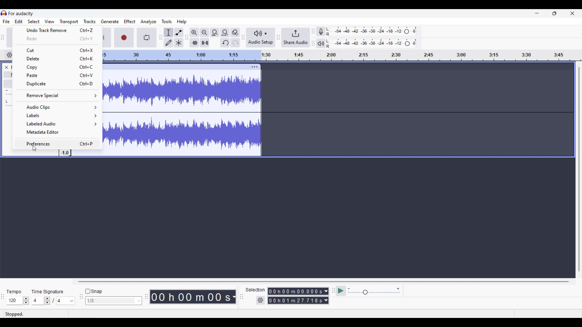 This screenshot has height=327, width=582. I want to click on Playback level, so click(372, 44).